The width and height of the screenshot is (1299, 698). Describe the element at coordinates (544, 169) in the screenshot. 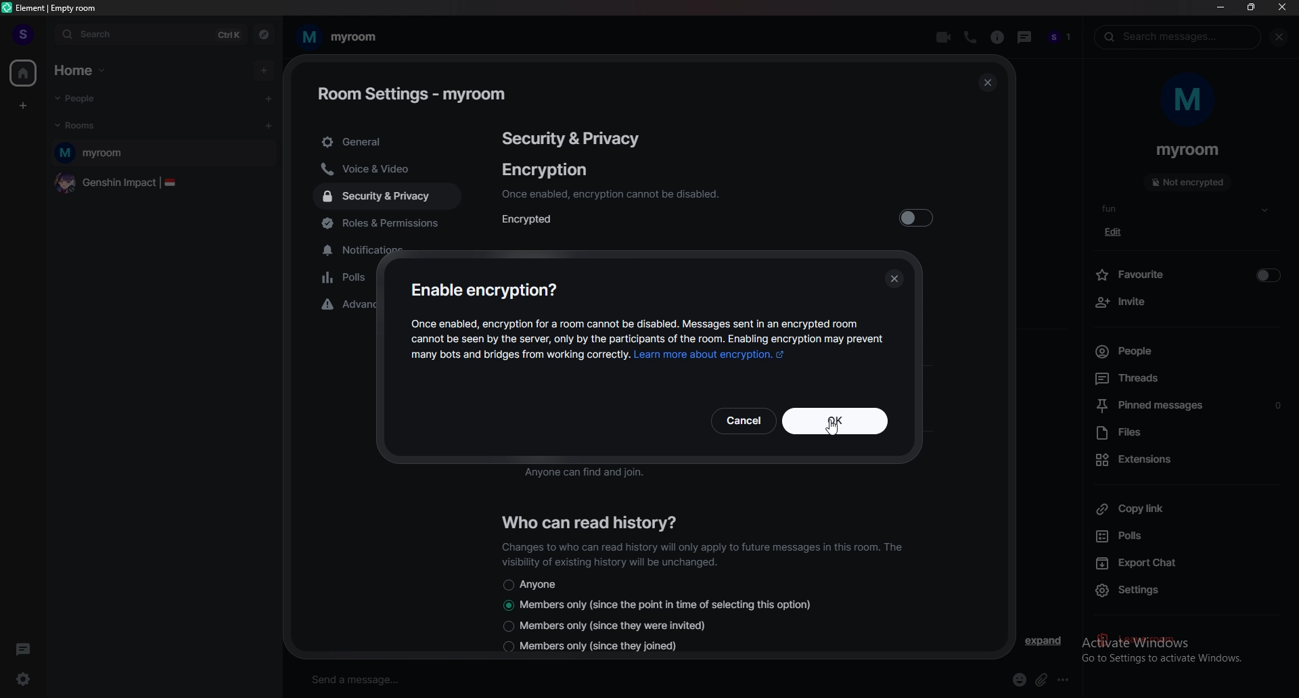

I see `encryption` at that location.